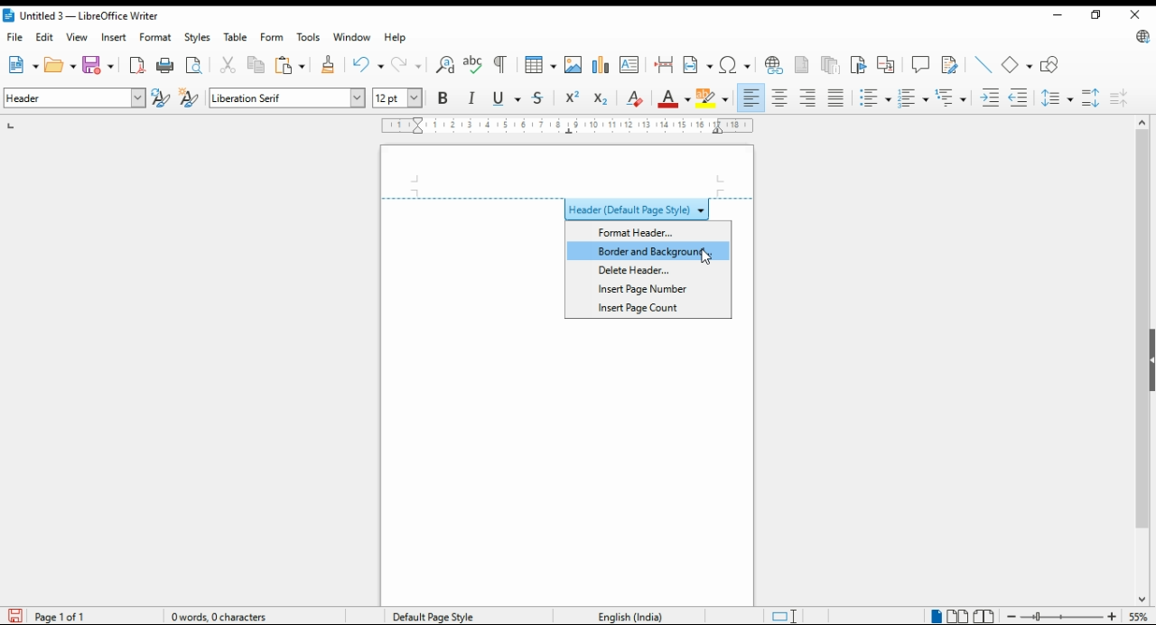  I want to click on toggle print preview, so click(195, 63).